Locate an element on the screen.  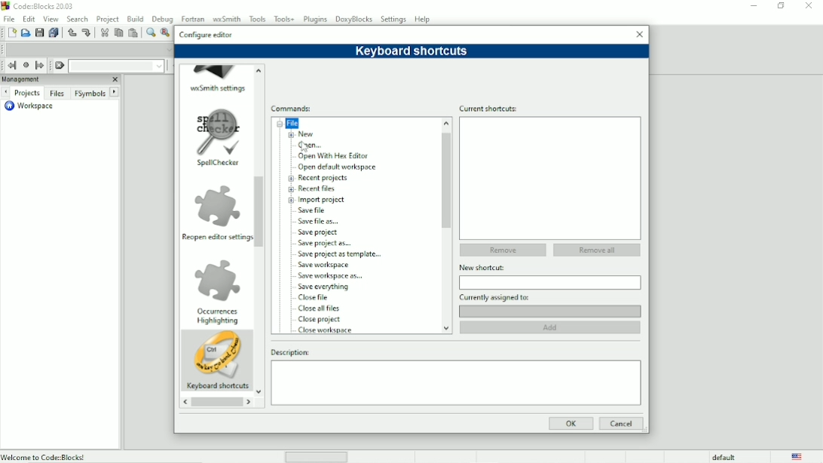
Image is located at coordinates (218, 355).